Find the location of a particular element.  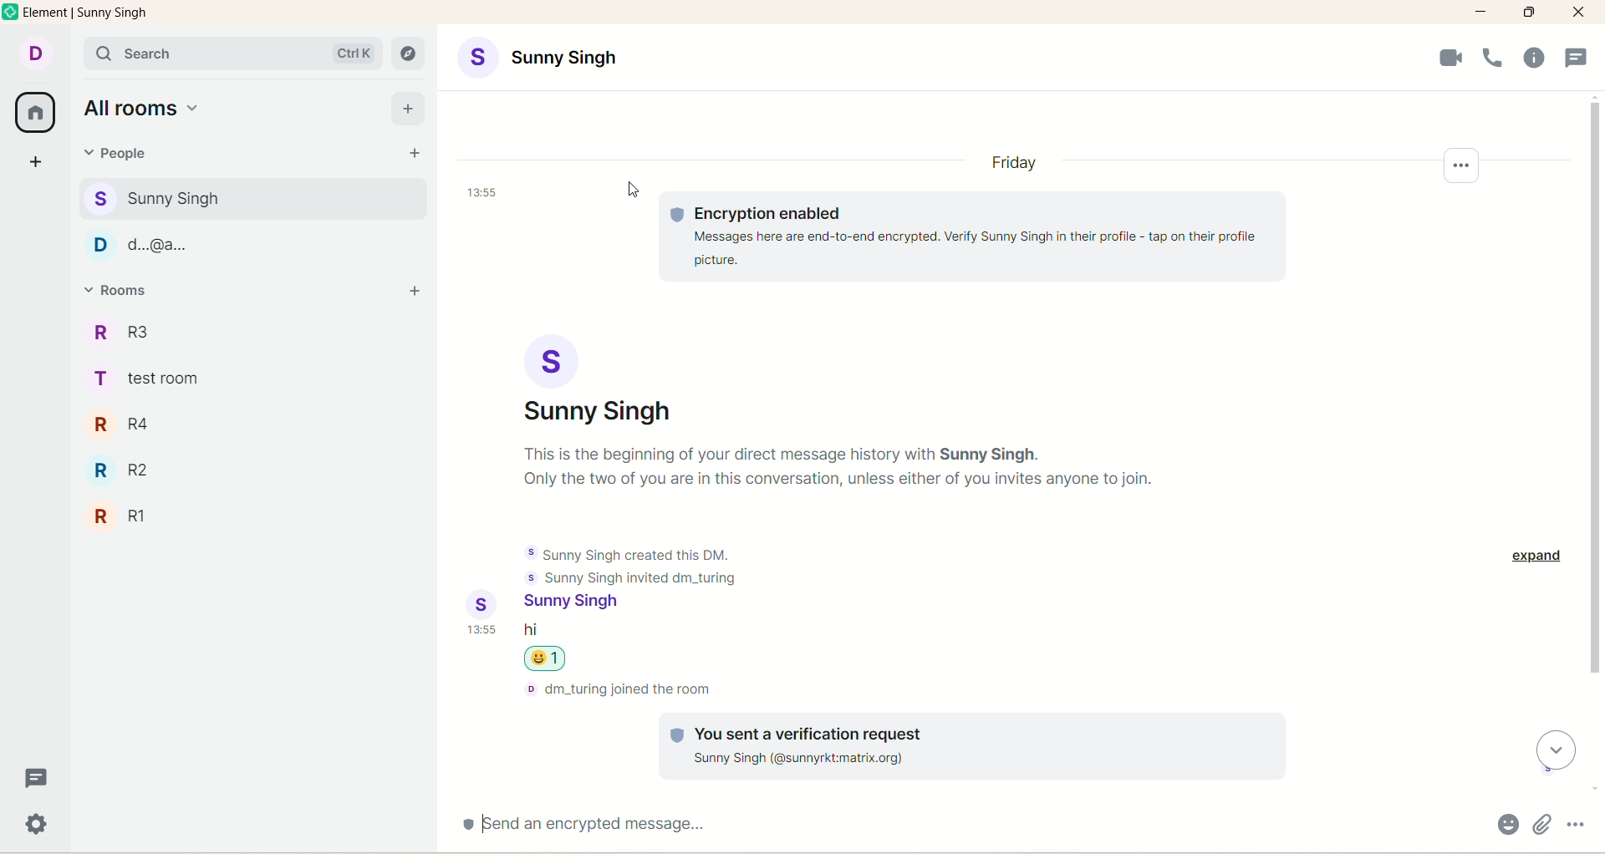

all rooms is located at coordinates (145, 107).